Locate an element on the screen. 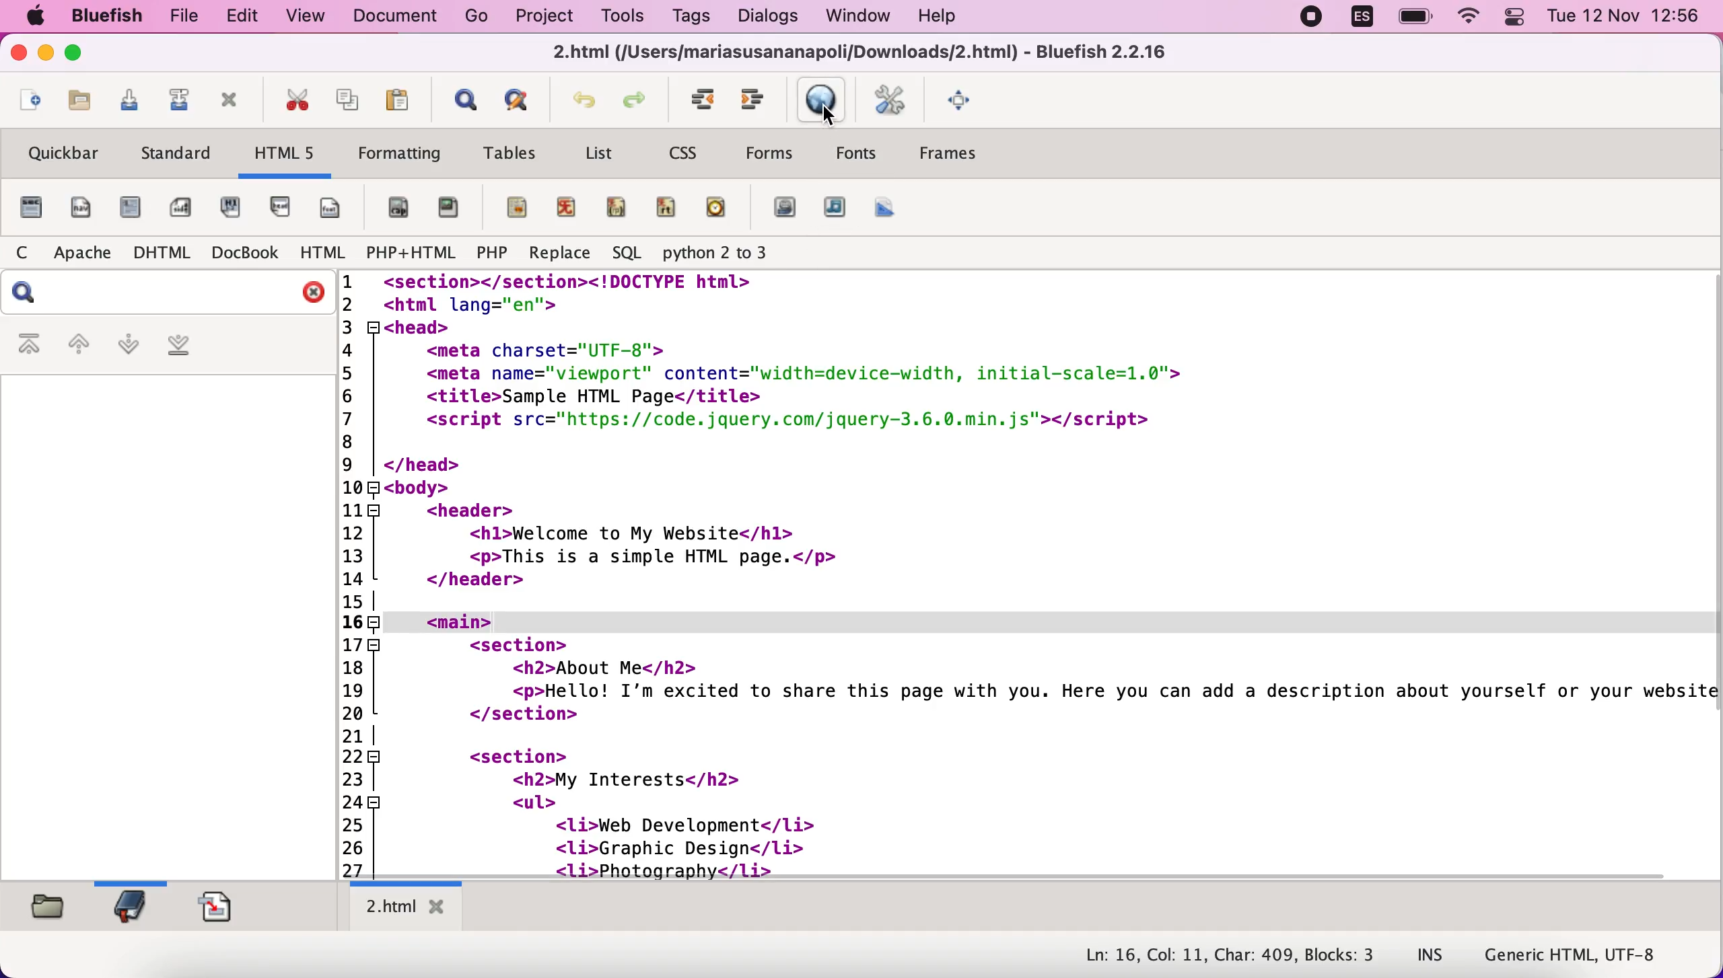  html 5 is located at coordinates (287, 155).